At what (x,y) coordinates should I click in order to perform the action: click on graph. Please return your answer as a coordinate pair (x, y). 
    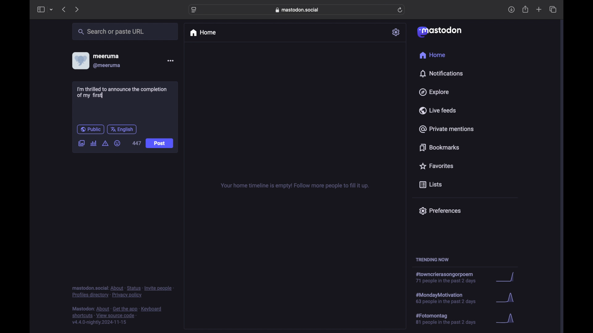
    Looking at the image, I should click on (507, 277).